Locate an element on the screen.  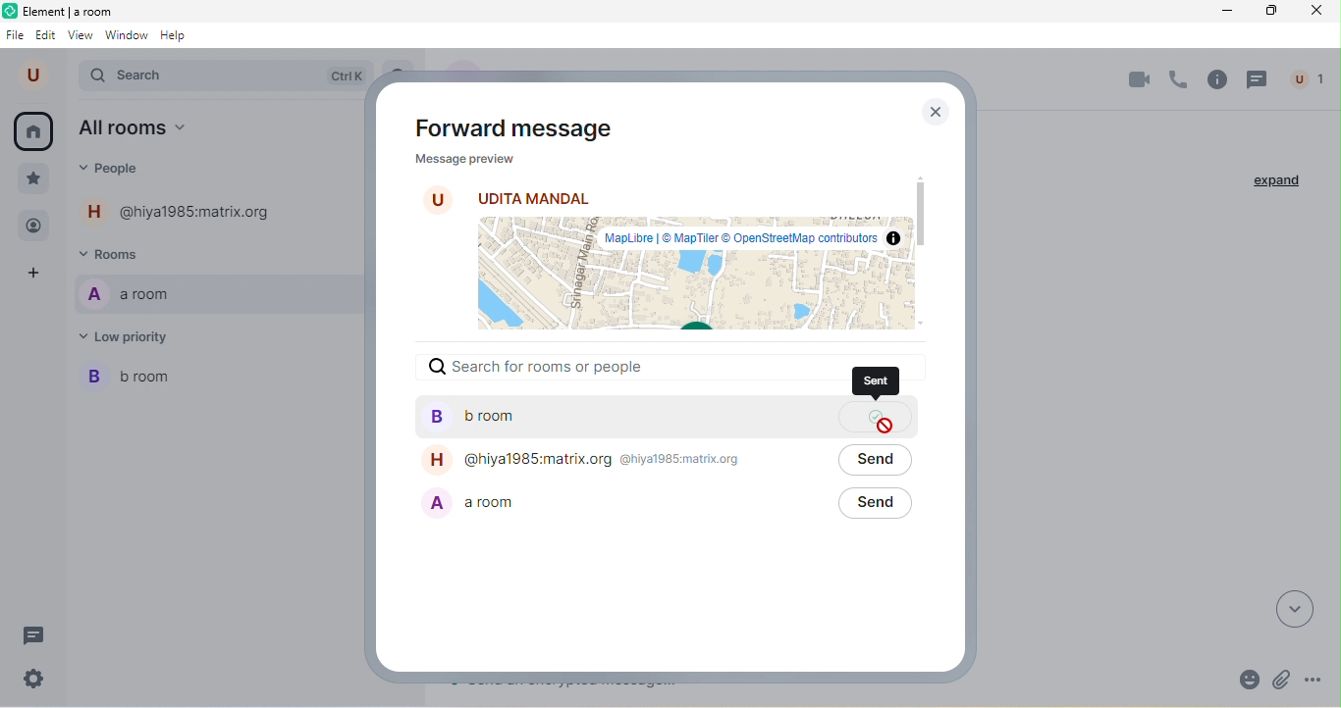
minimize is located at coordinates (1223, 11).